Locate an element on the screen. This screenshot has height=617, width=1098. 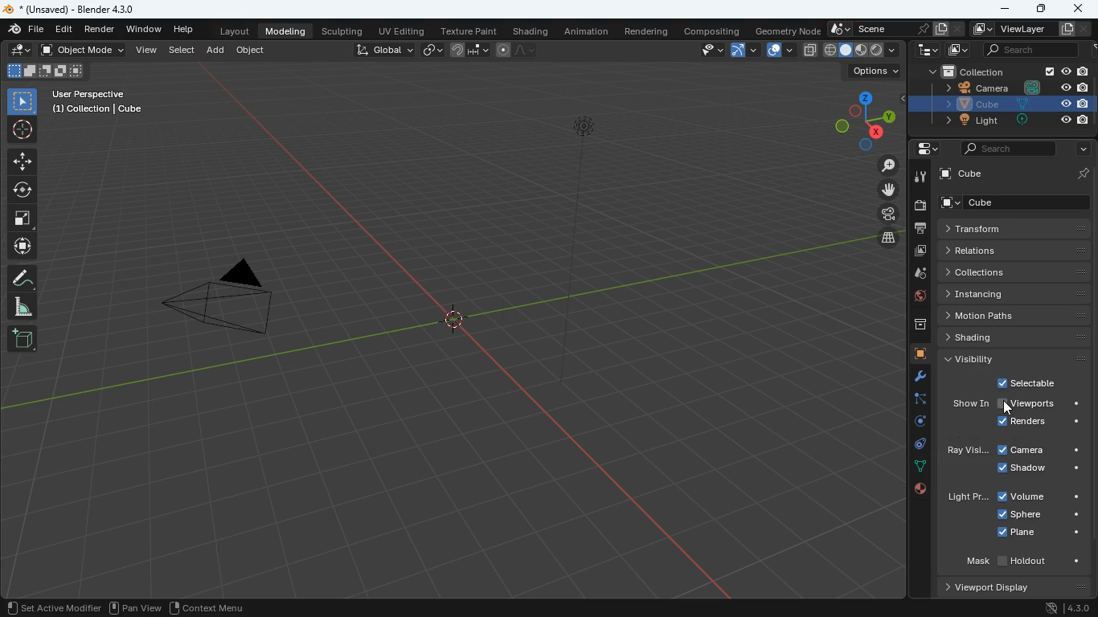
link is located at coordinates (432, 49).